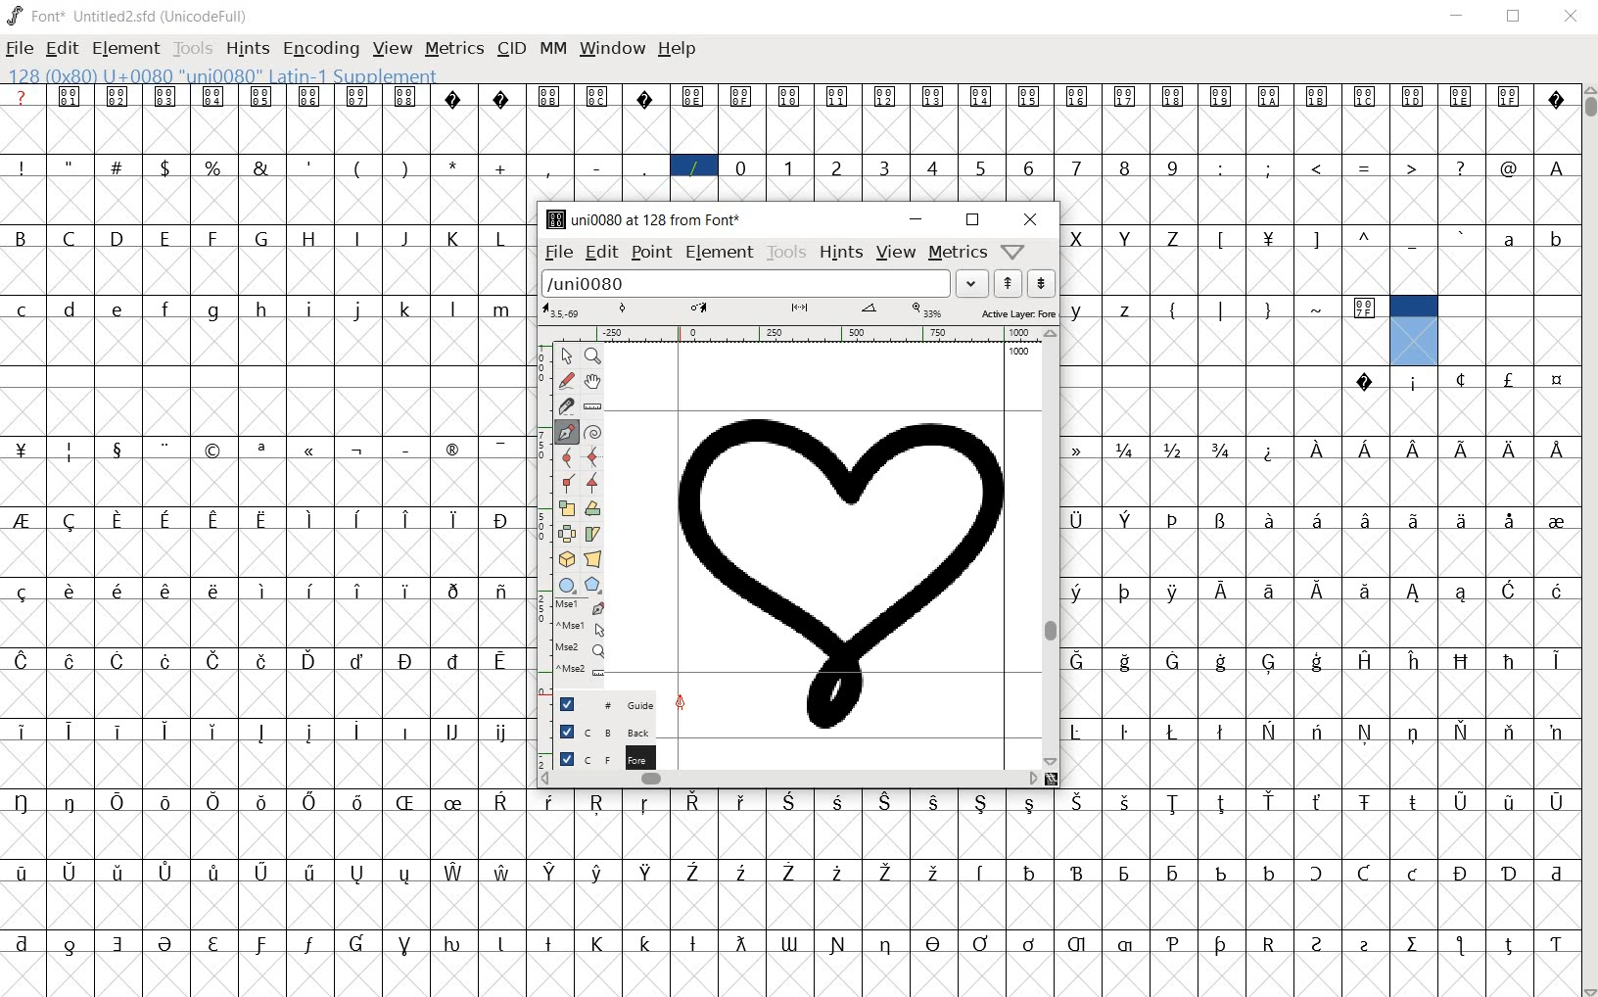 This screenshot has height=997, width=1598. Describe the element at coordinates (597, 803) in the screenshot. I see `glyph` at that location.